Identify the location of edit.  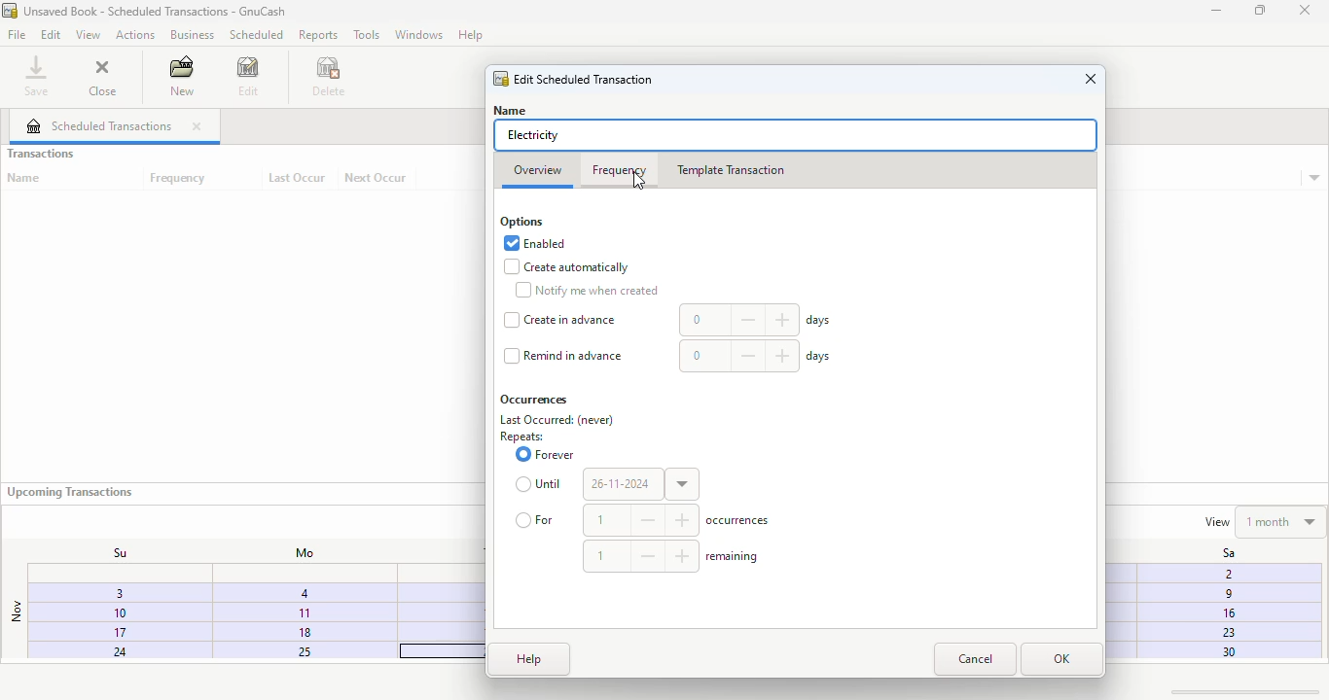
(249, 76).